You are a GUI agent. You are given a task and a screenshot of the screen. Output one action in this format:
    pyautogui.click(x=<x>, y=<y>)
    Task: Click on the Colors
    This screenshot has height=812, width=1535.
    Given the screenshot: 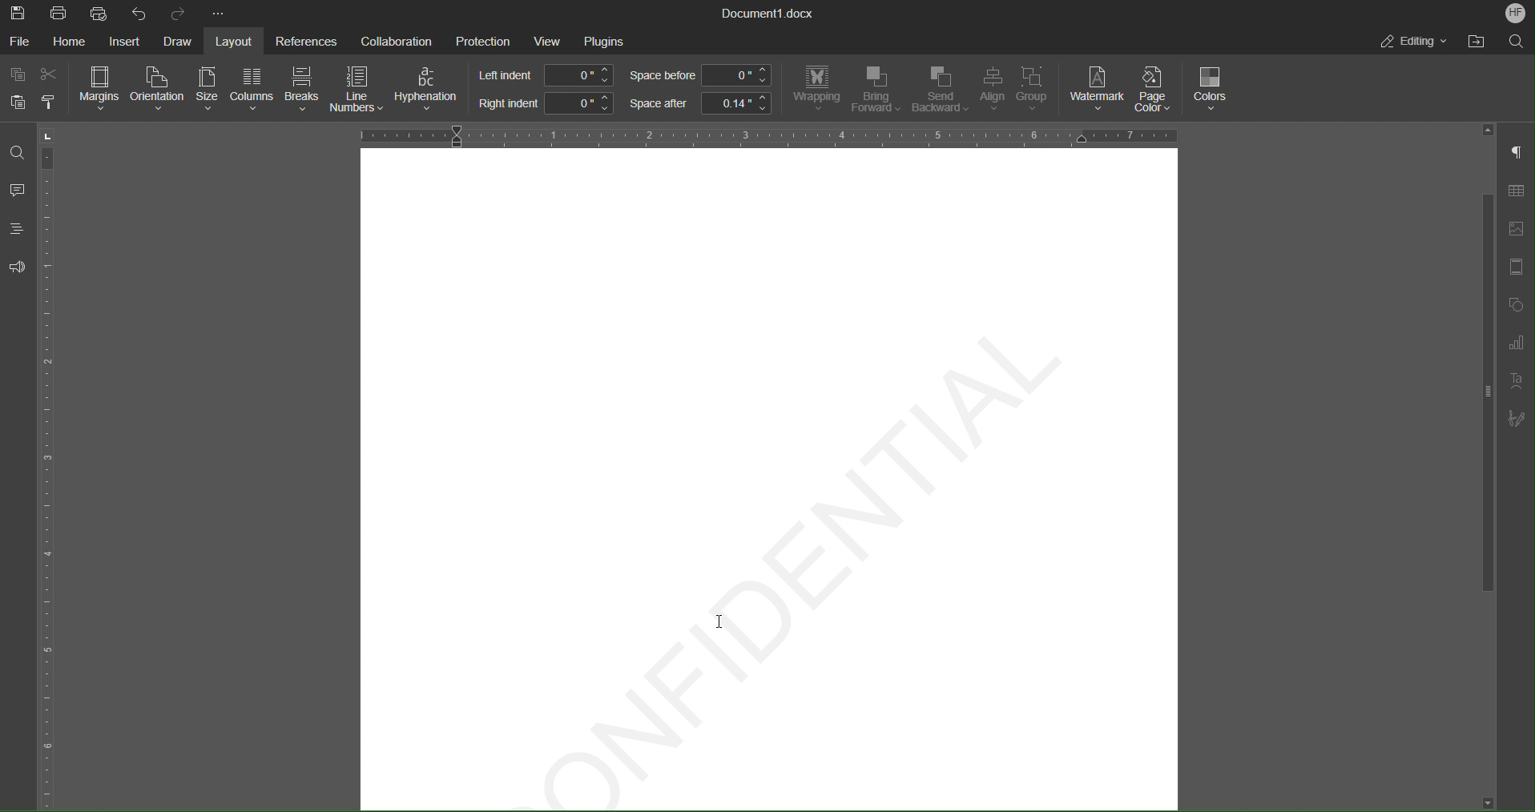 What is the action you would take?
    pyautogui.click(x=1212, y=90)
    